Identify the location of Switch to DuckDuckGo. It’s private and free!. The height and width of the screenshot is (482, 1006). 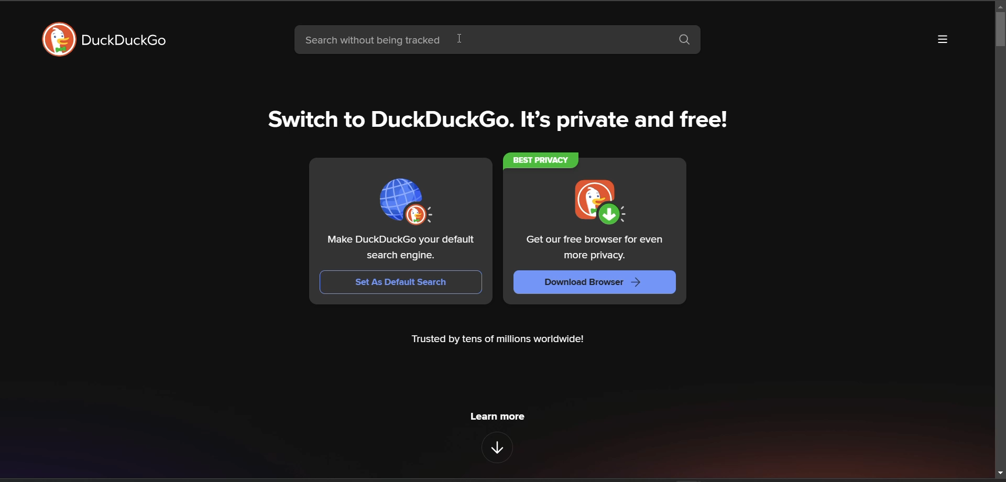
(498, 119).